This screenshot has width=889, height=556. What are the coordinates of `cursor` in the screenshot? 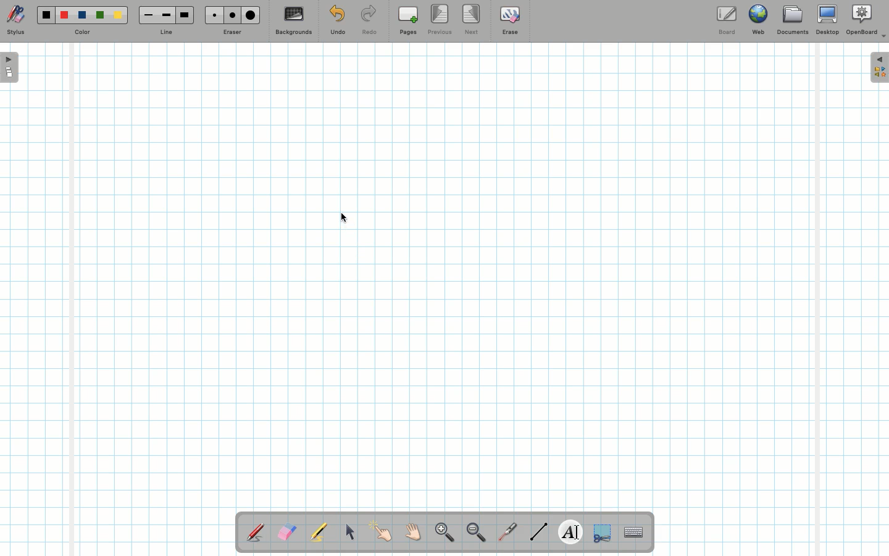 It's located at (346, 217).